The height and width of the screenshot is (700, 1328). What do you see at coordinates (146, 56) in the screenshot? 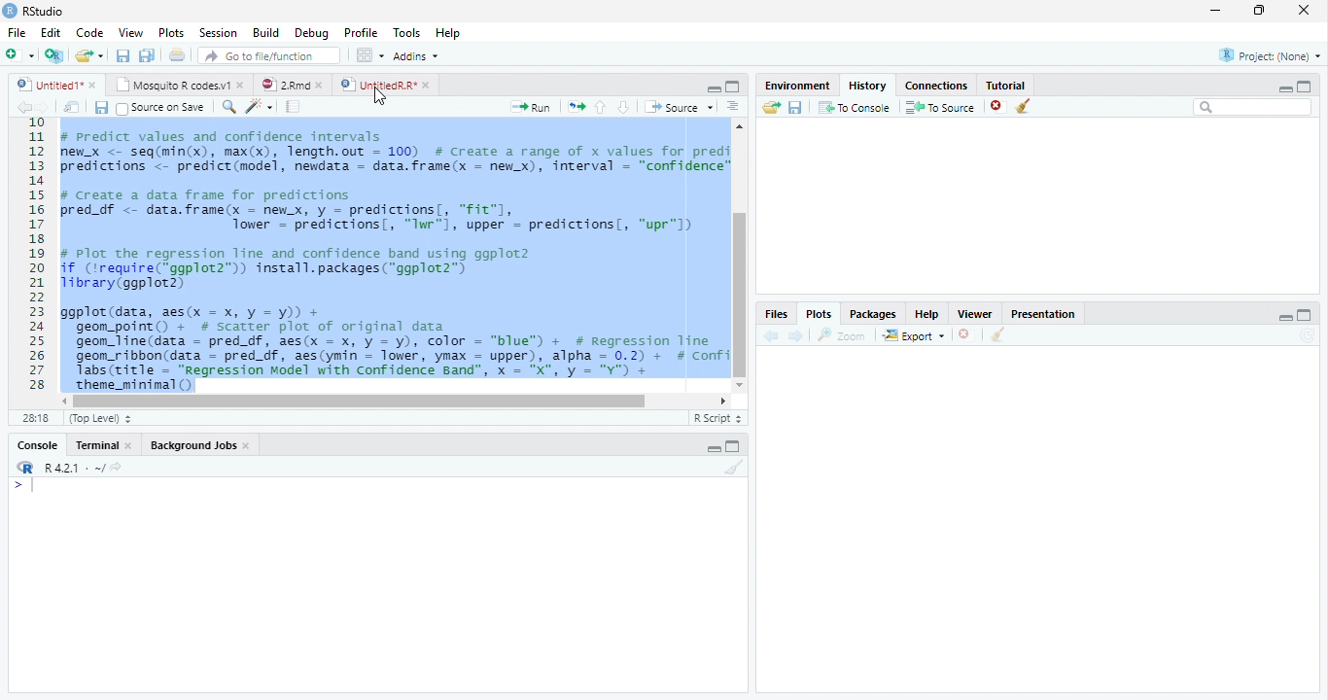
I see `Save all file` at bounding box center [146, 56].